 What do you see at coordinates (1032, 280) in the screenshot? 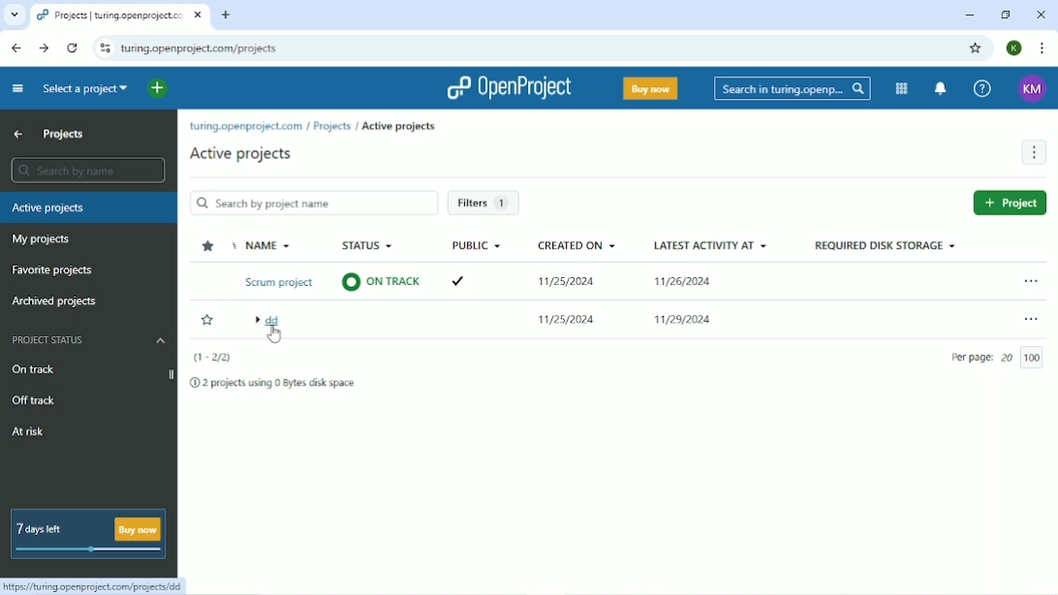
I see `Open menu` at bounding box center [1032, 280].